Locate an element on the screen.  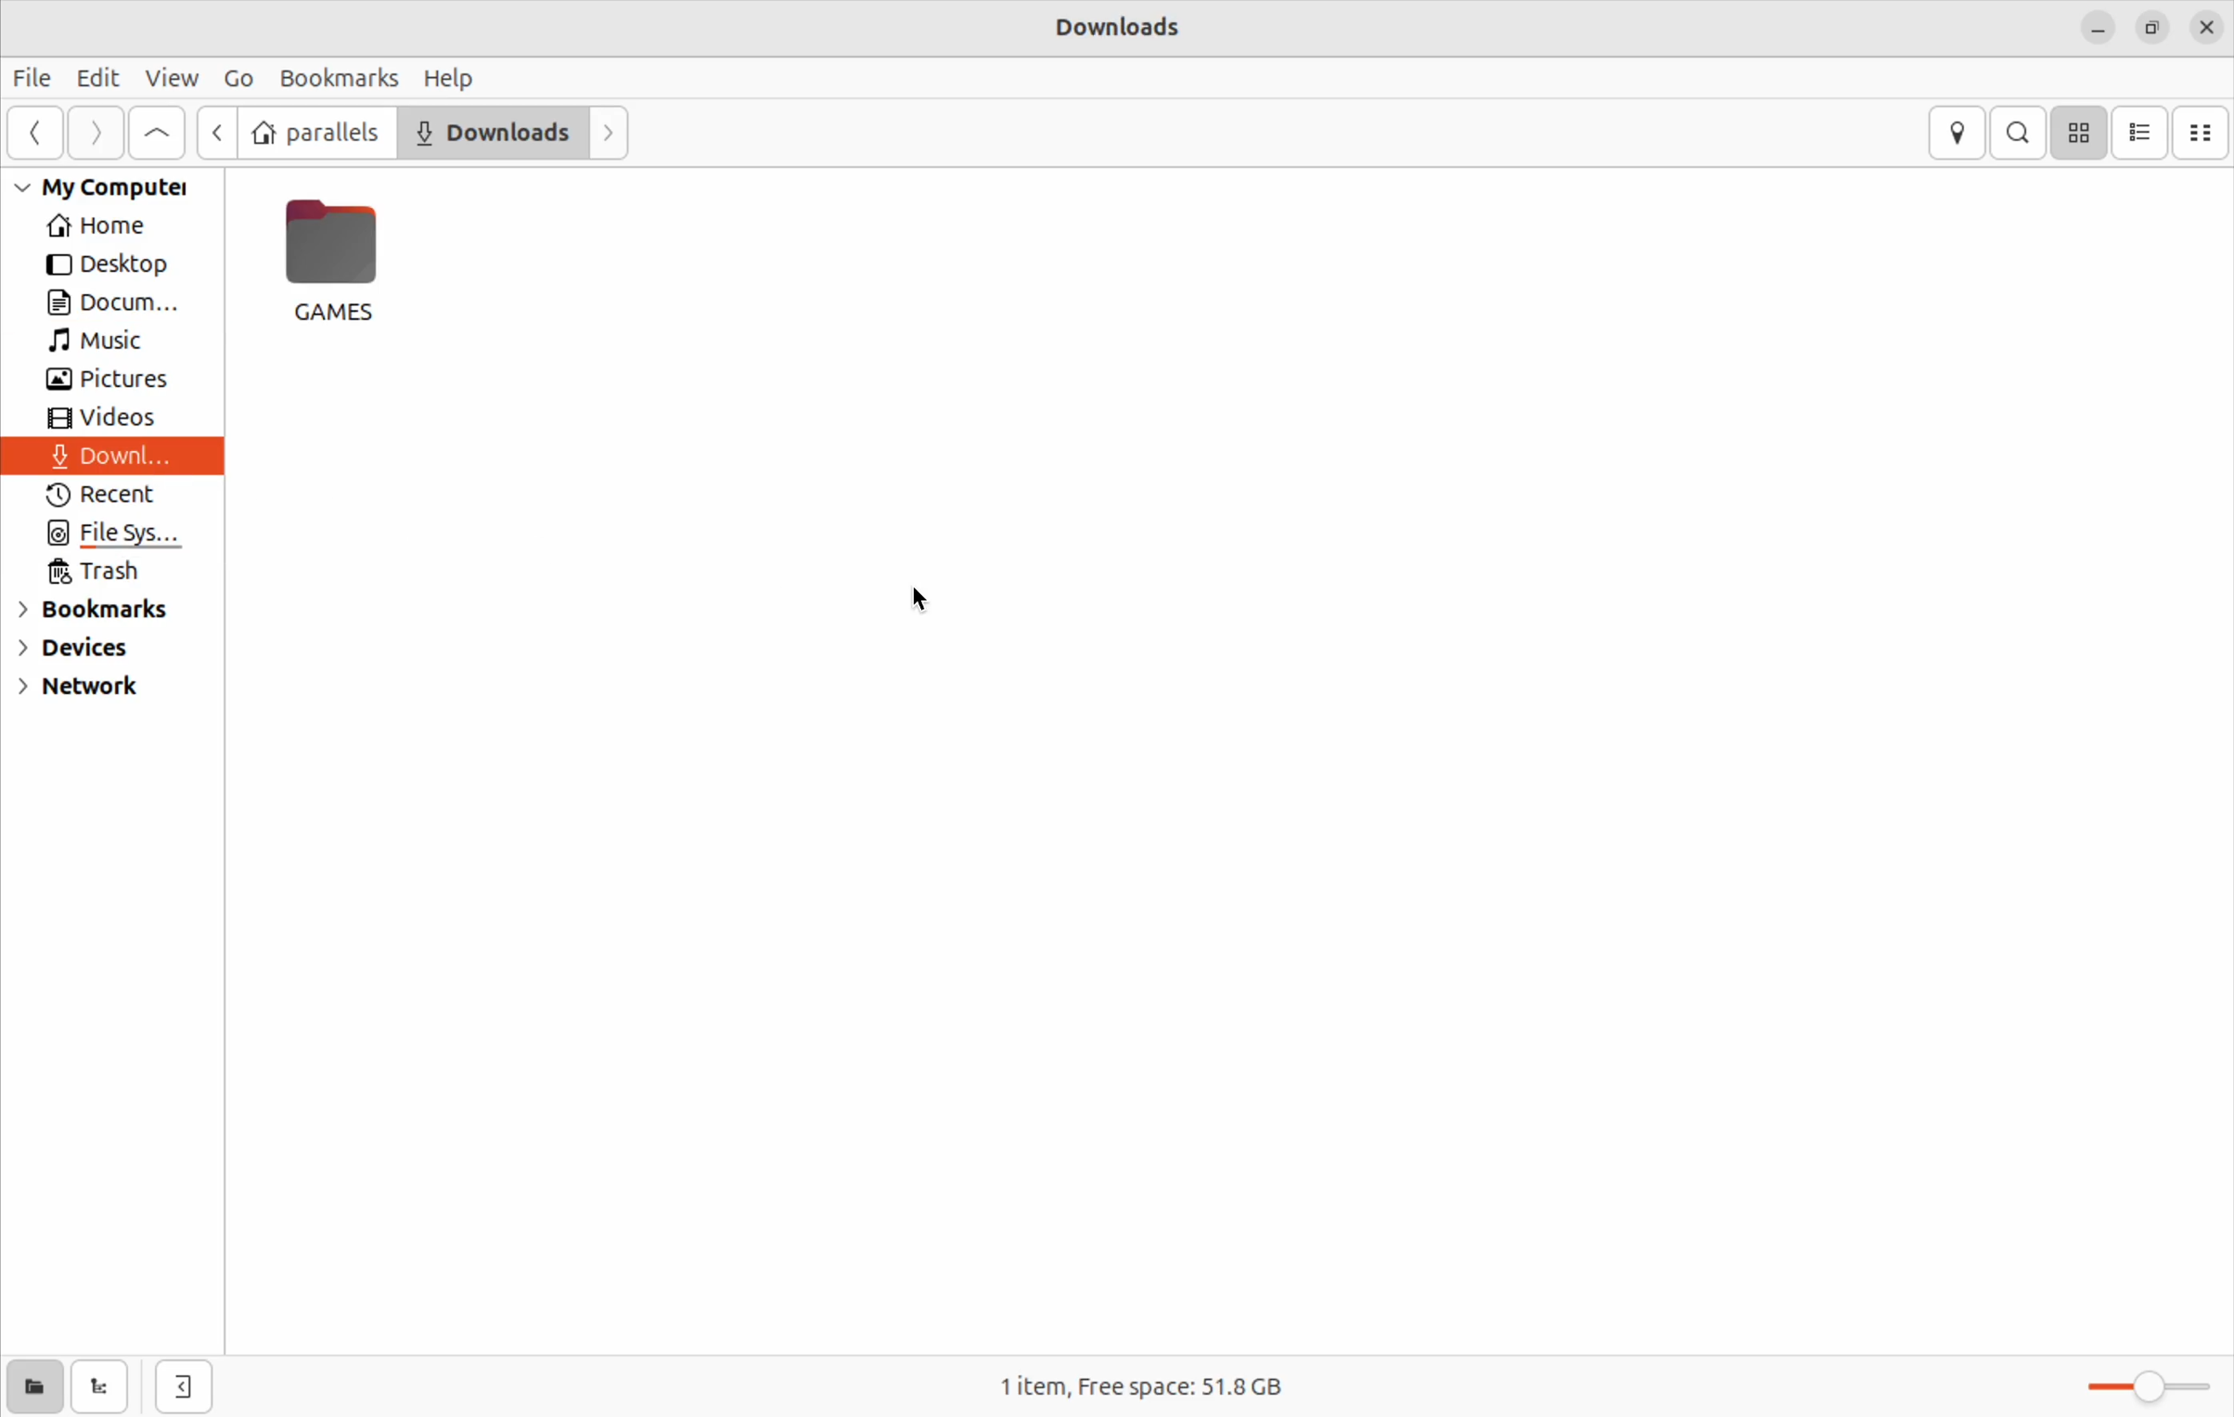
home is located at coordinates (108, 227).